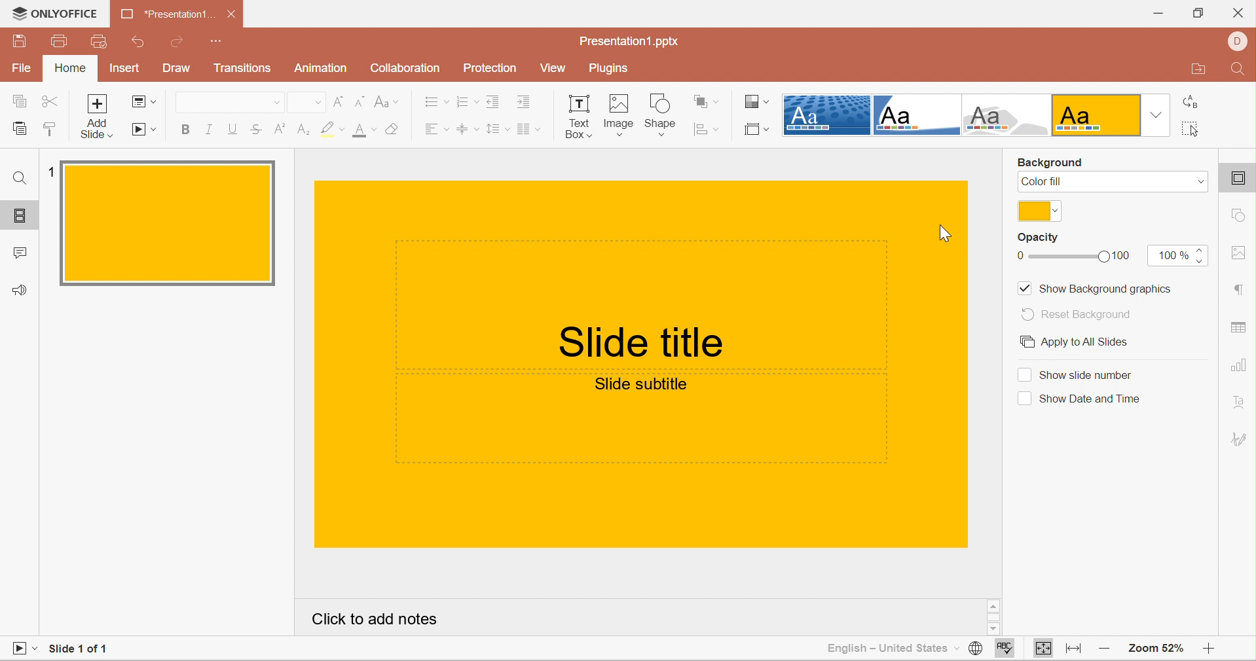 This screenshot has width=1256, height=661. What do you see at coordinates (77, 650) in the screenshot?
I see `Slide 1 of 1` at bounding box center [77, 650].